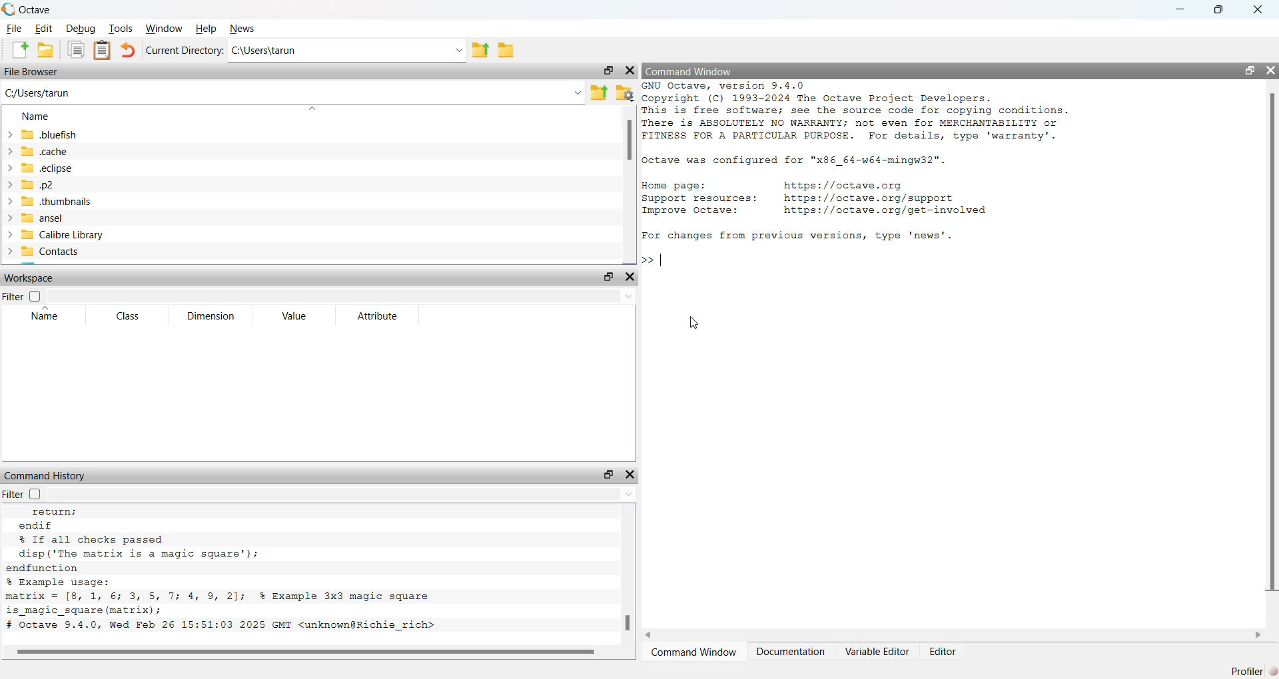 The height and width of the screenshot is (679, 1279). I want to click on Name, so click(36, 116).